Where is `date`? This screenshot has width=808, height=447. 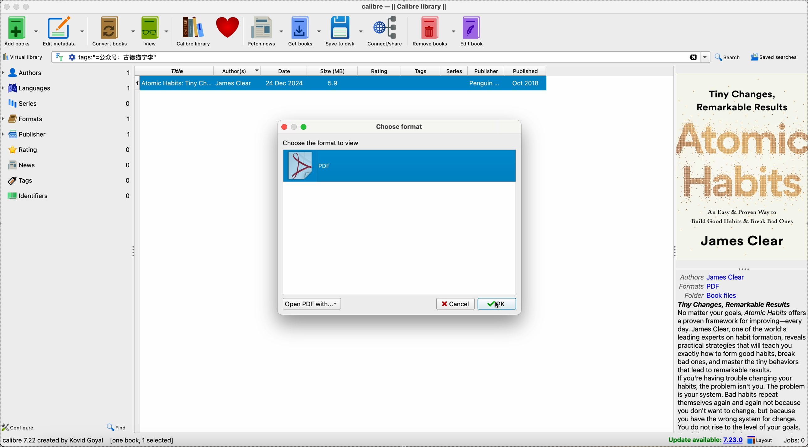 date is located at coordinates (285, 71).